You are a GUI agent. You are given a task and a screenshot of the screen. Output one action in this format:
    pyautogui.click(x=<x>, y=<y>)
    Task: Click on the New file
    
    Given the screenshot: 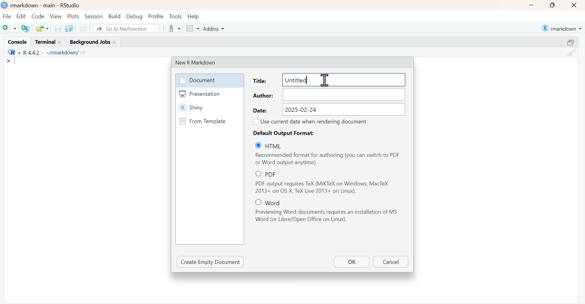 What is the action you would take?
    pyautogui.click(x=9, y=28)
    